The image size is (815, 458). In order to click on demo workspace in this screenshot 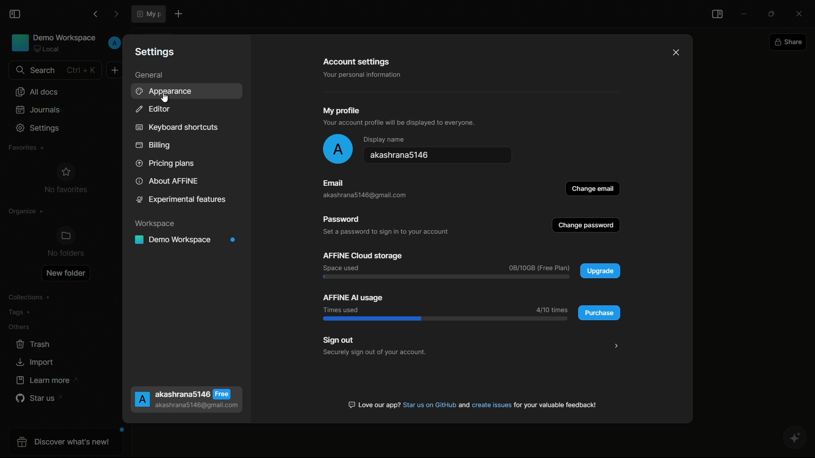, I will do `click(188, 240)`.